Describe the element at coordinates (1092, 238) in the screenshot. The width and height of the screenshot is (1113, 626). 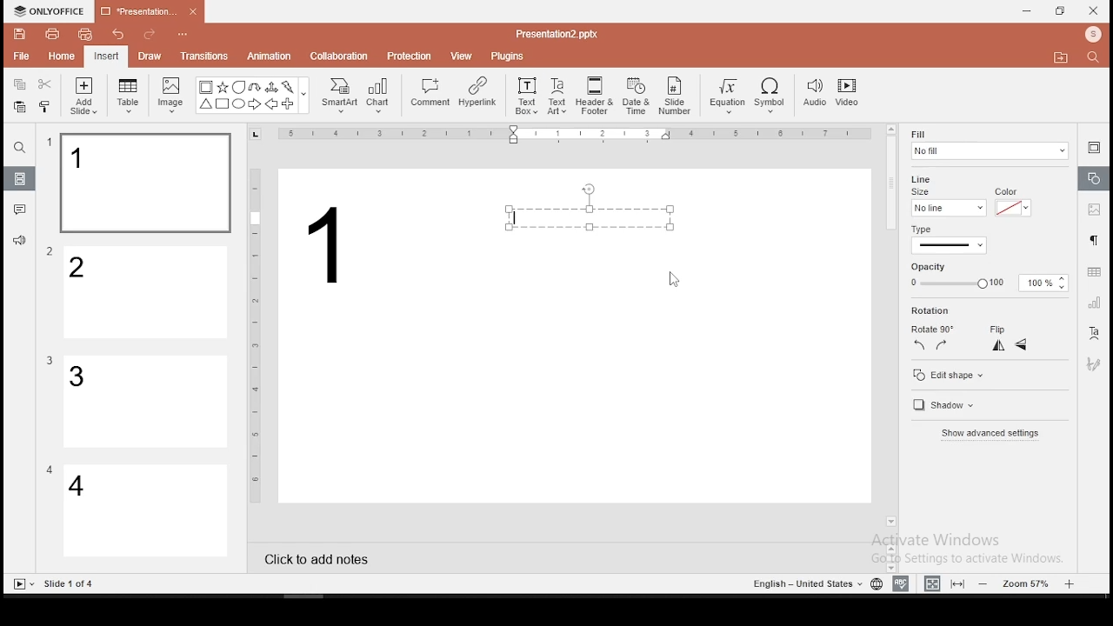
I see `paragraph settings` at that location.